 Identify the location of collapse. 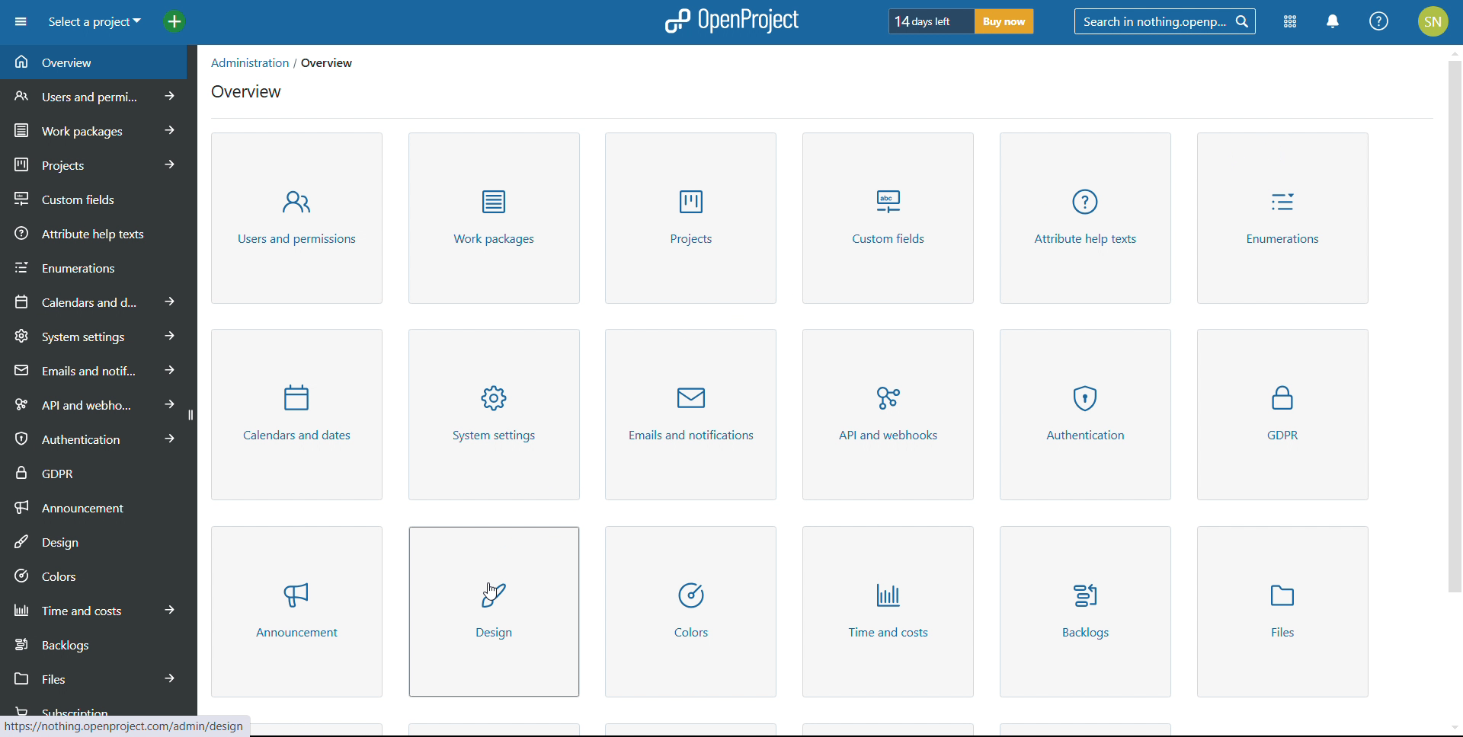
(190, 416).